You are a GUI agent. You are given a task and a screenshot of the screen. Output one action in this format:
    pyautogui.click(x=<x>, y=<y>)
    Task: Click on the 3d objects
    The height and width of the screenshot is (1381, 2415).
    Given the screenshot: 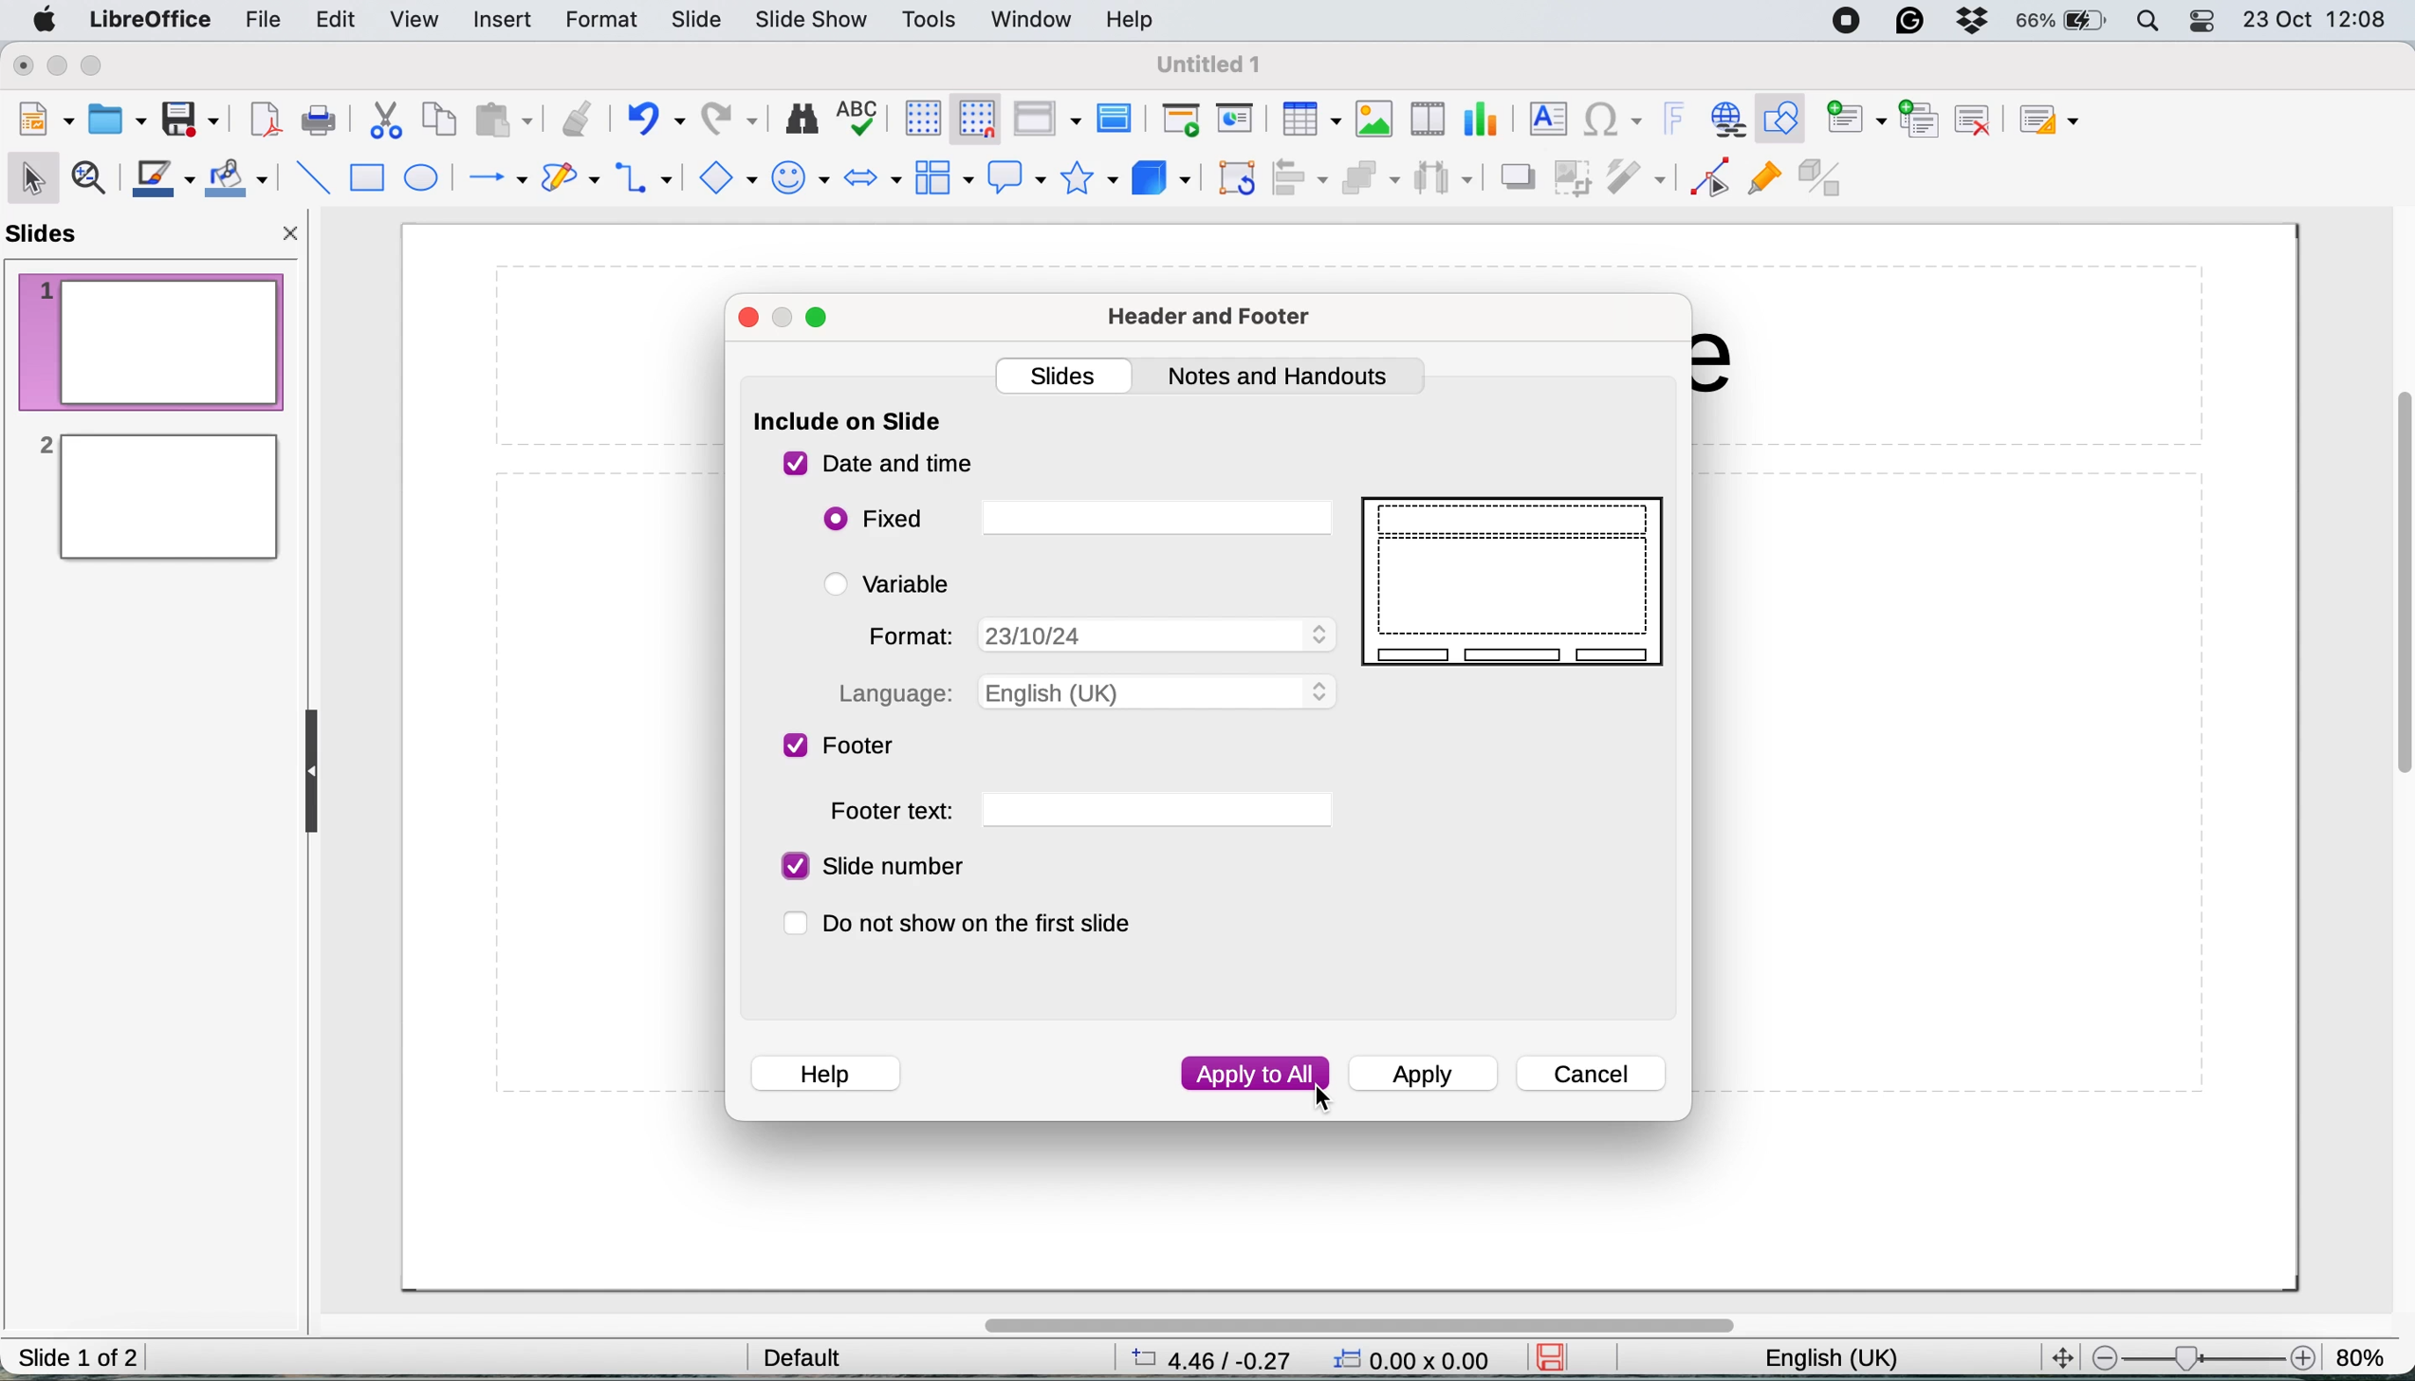 What is the action you would take?
    pyautogui.click(x=1160, y=179)
    